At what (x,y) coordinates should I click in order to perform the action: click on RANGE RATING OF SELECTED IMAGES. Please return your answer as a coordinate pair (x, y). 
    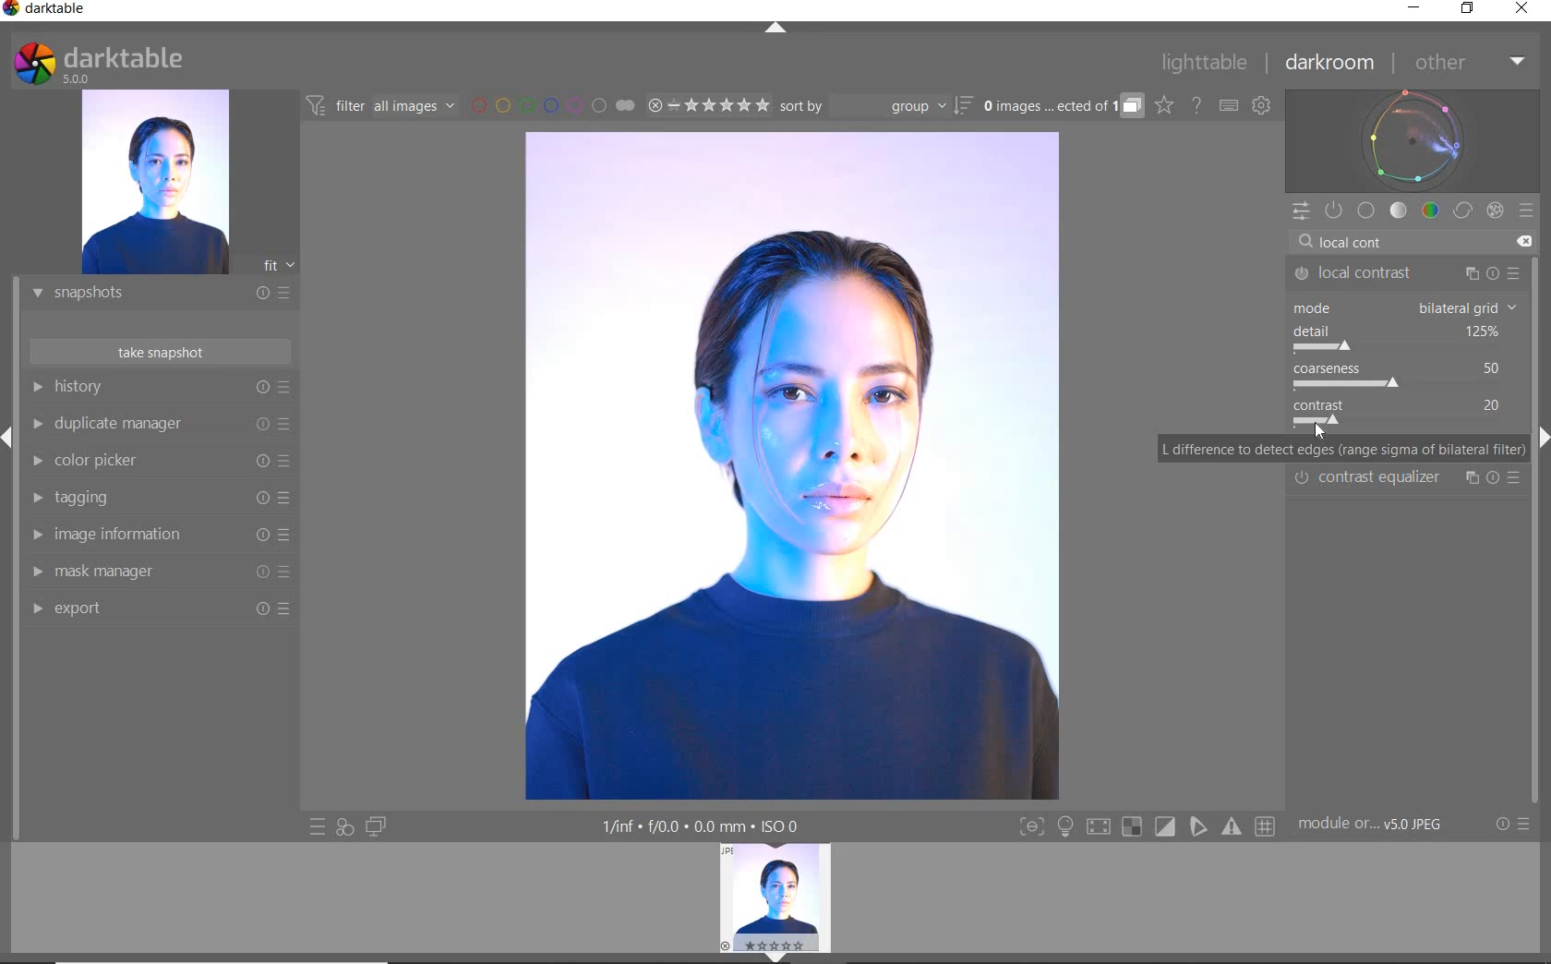
    Looking at the image, I should click on (707, 104).